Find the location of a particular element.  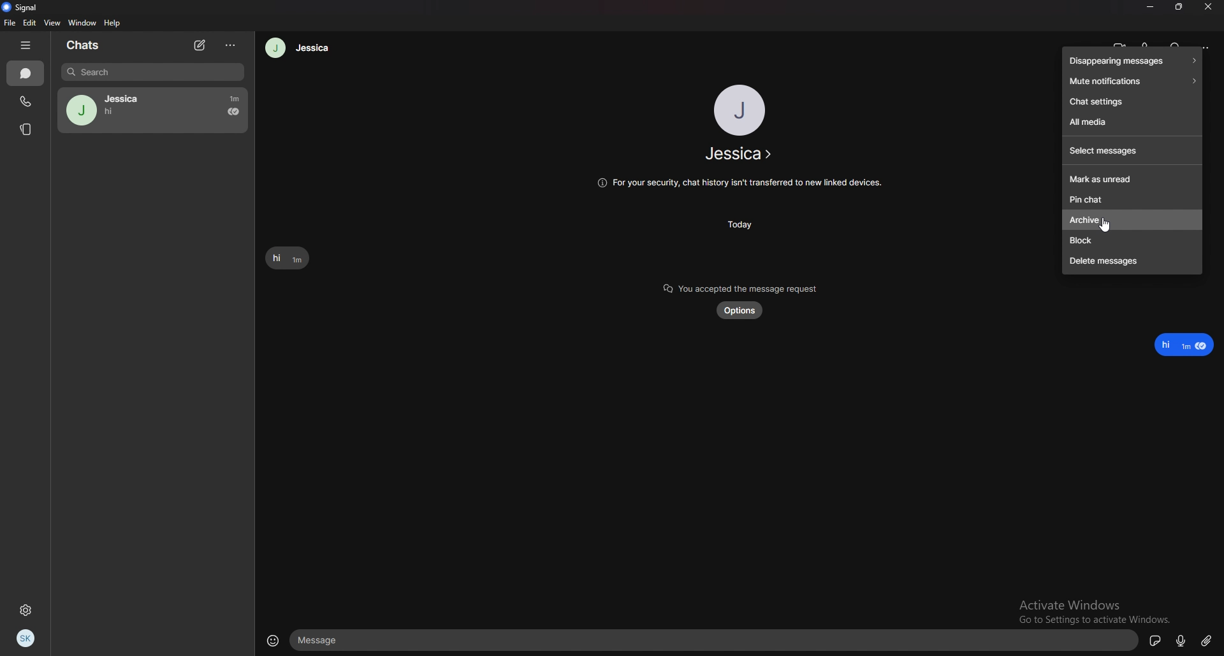

@ You accepted the message request is located at coordinates (735, 287).